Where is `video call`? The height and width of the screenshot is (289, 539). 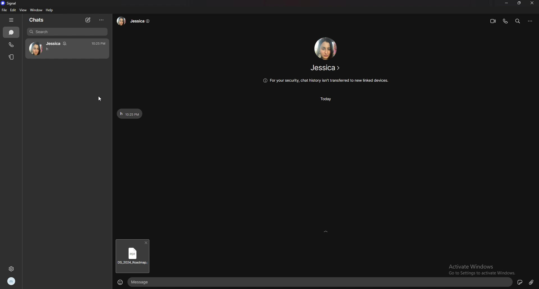
video call is located at coordinates (493, 21).